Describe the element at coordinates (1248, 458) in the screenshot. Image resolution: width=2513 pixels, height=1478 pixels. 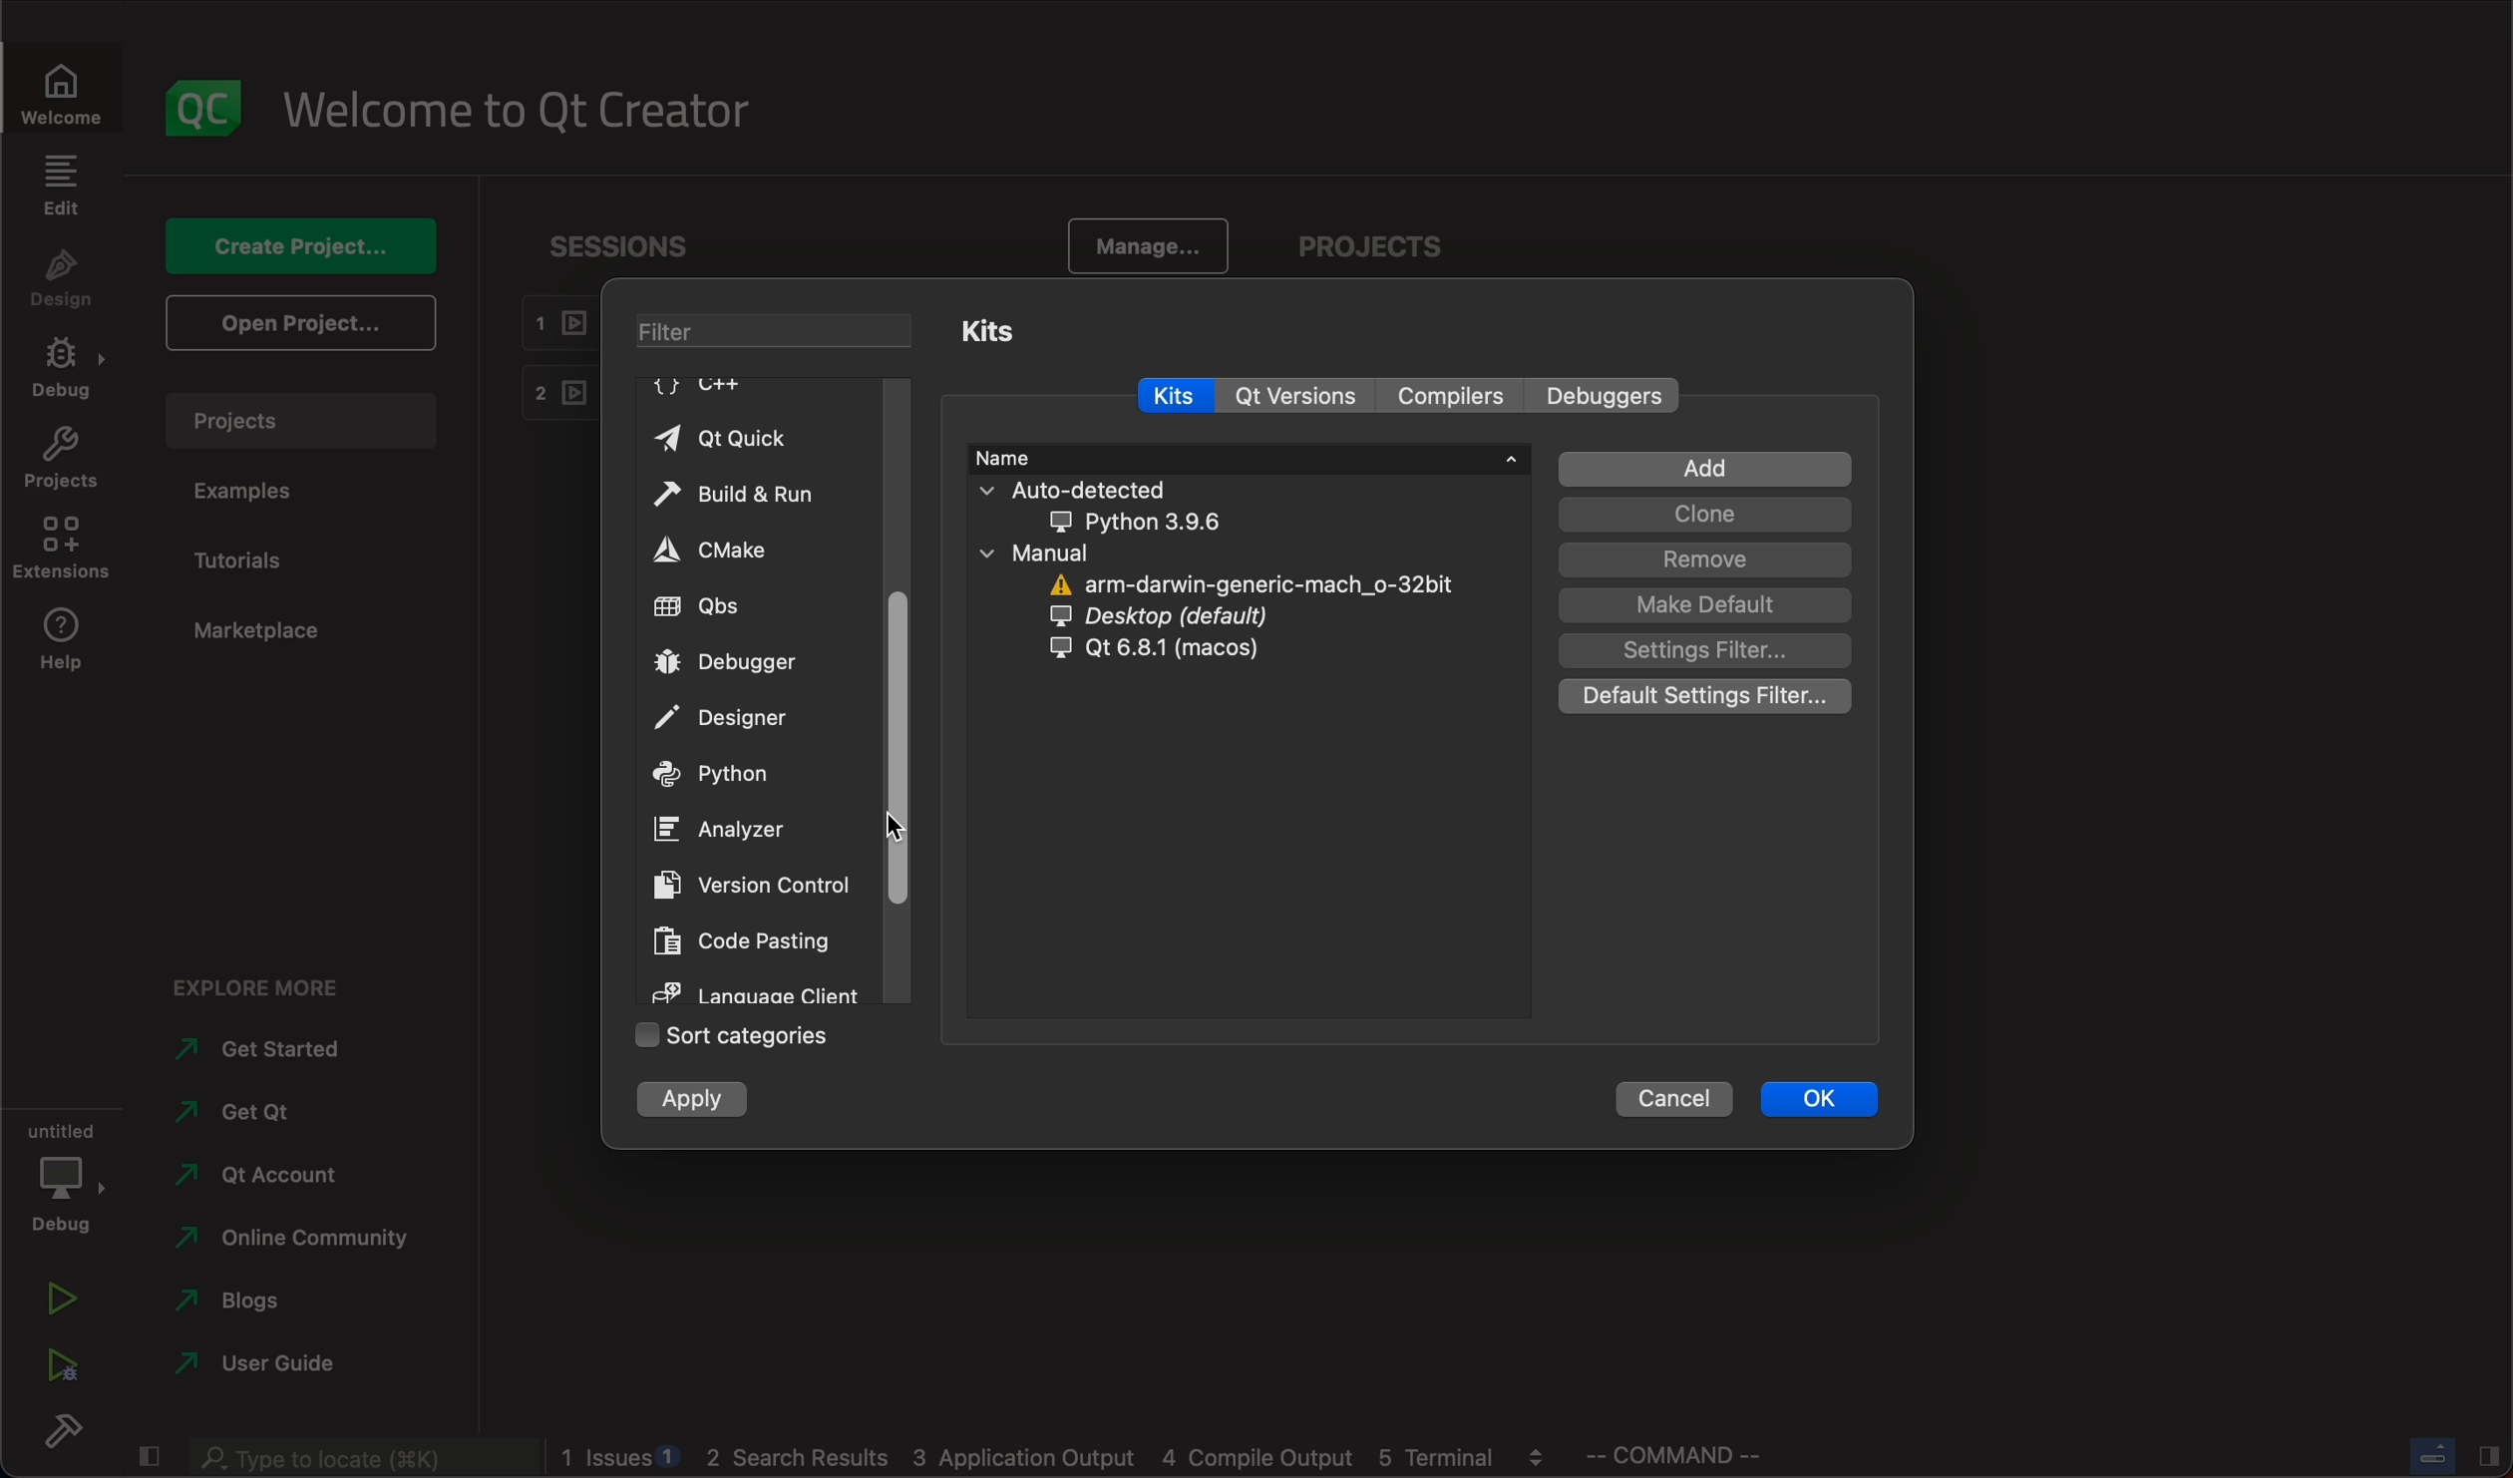
I see `name` at that location.